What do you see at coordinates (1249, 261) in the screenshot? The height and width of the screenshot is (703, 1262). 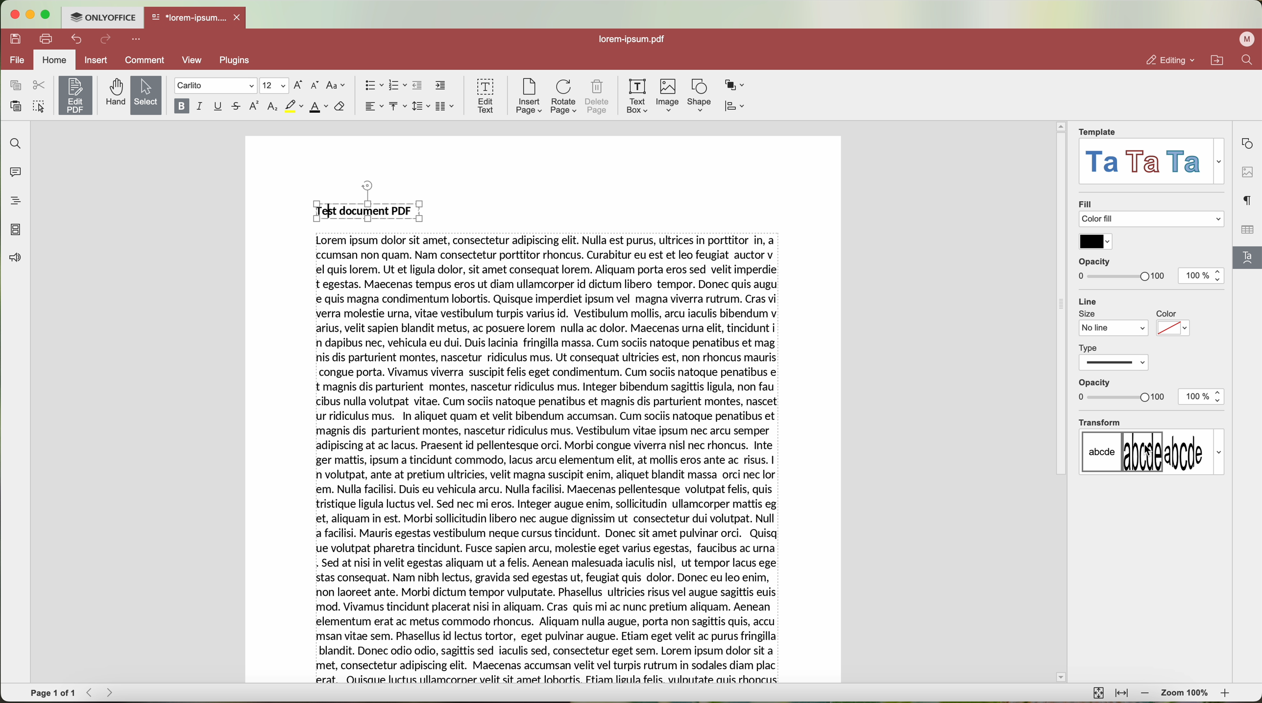 I see `text art settings` at bounding box center [1249, 261].